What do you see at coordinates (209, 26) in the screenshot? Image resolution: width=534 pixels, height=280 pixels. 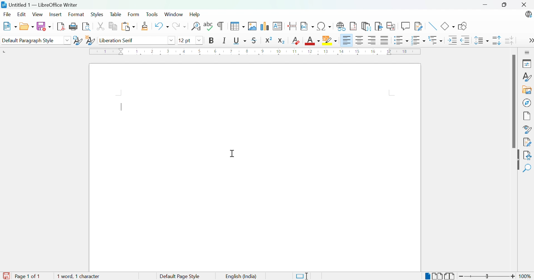 I see `Check spelling` at bounding box center [209, 26].